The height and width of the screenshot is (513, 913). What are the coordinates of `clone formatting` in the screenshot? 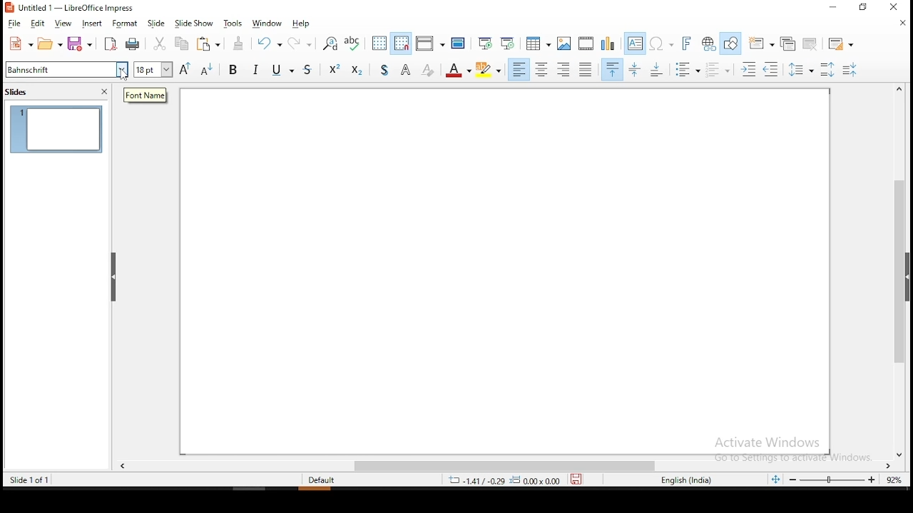 It's located at (242, 45).